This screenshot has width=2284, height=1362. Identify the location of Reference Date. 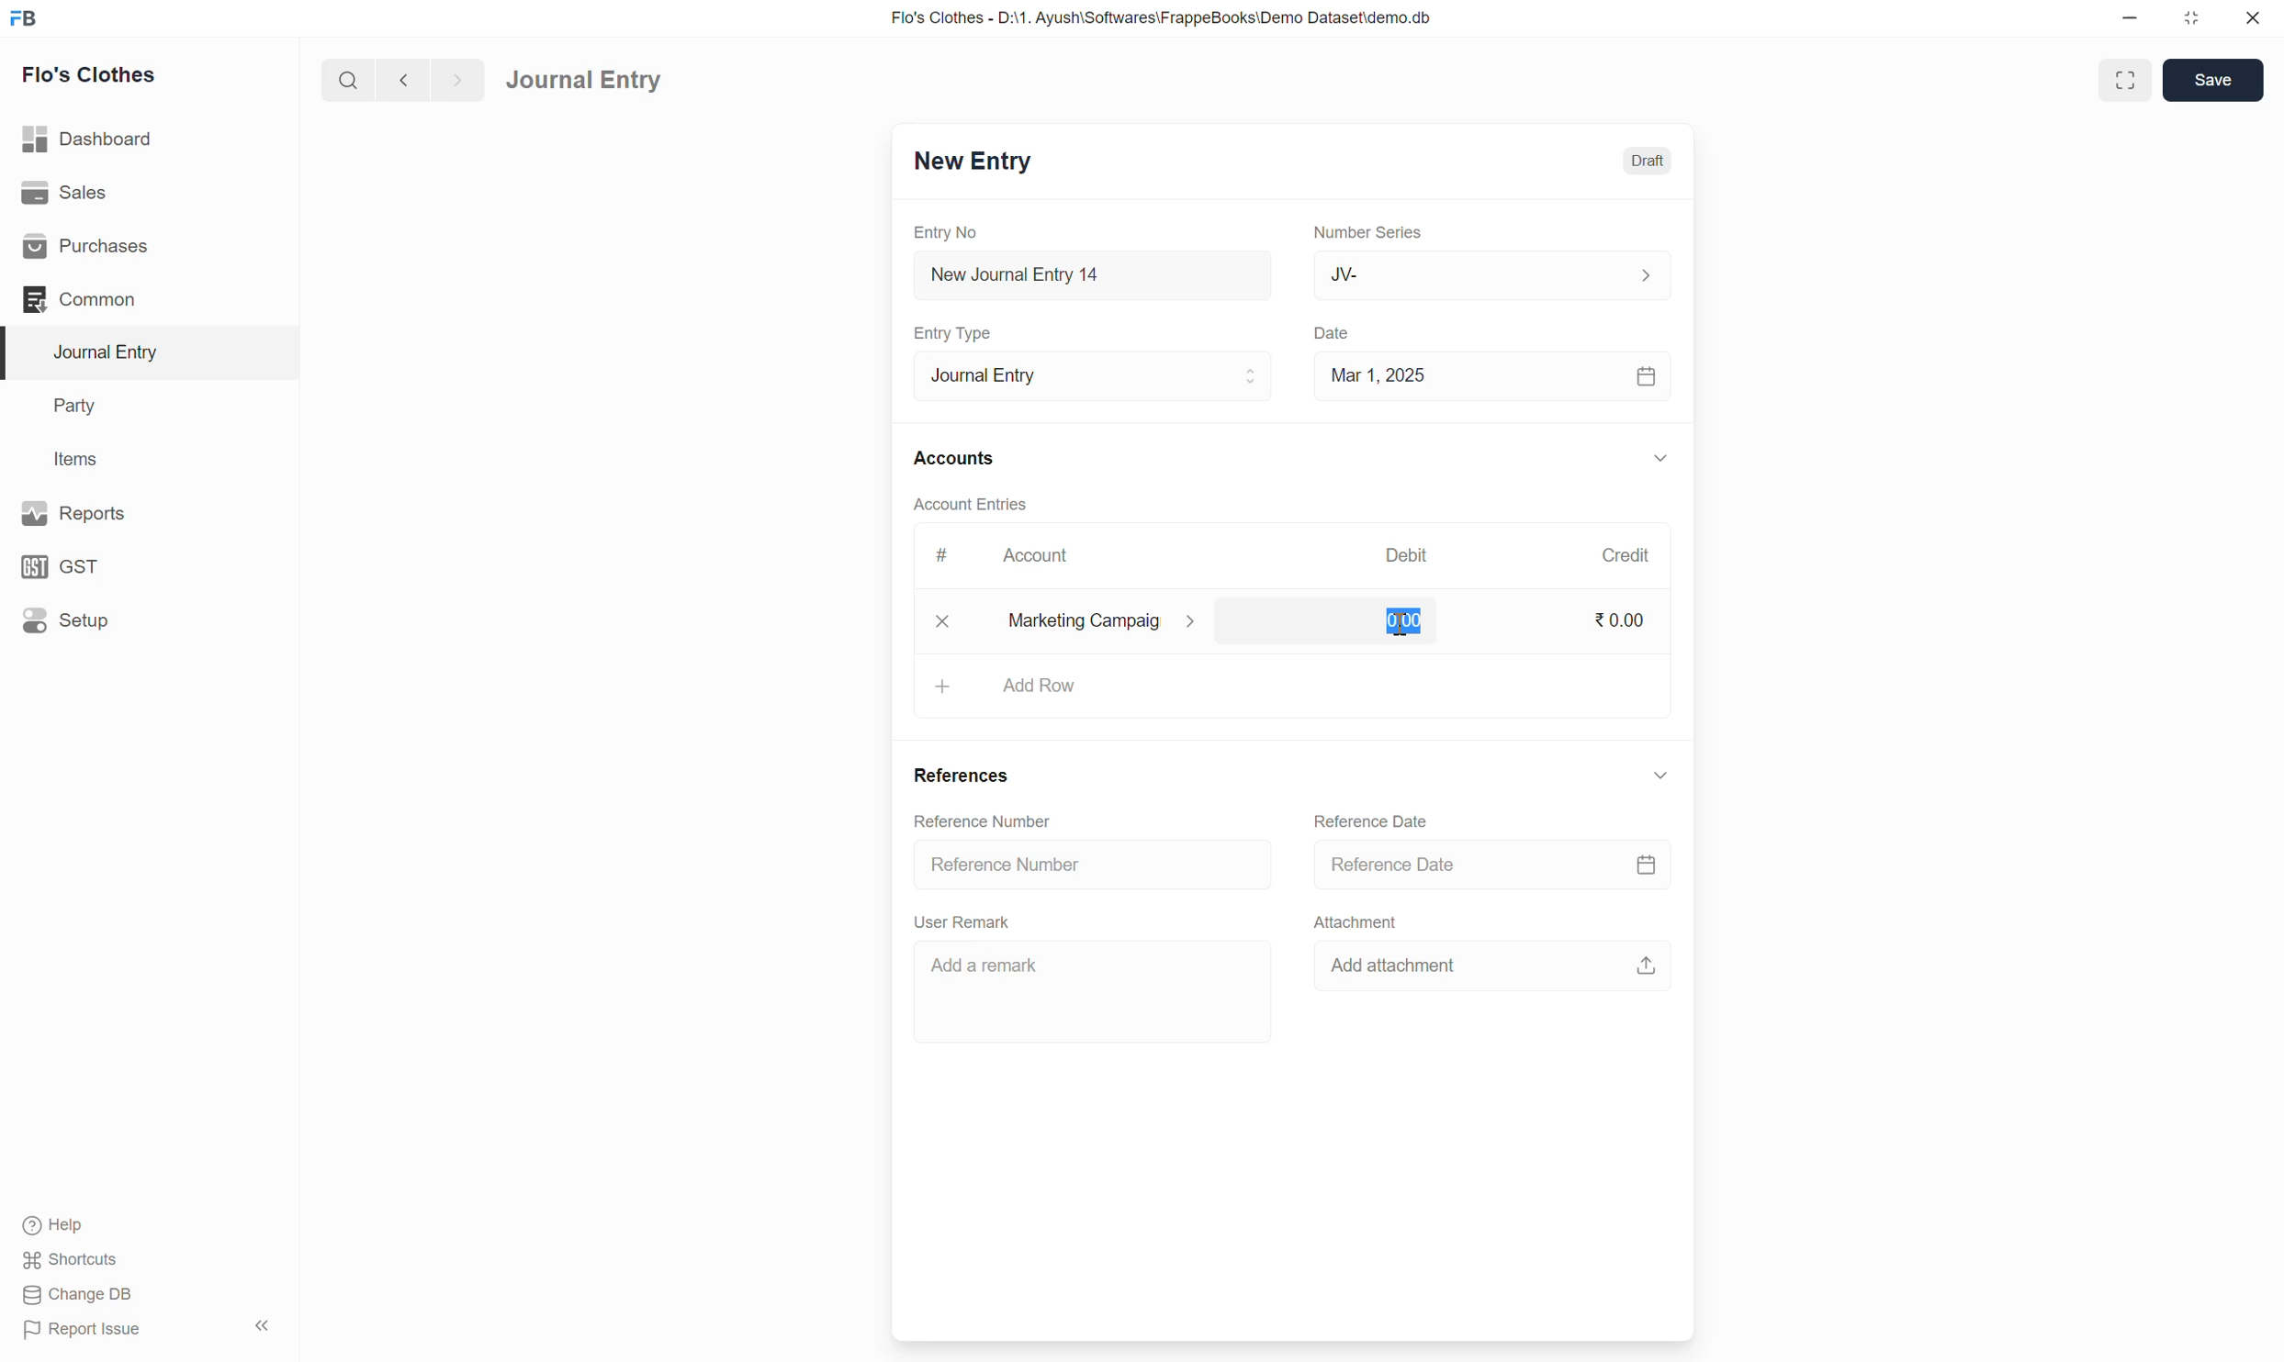
(1374, 821).